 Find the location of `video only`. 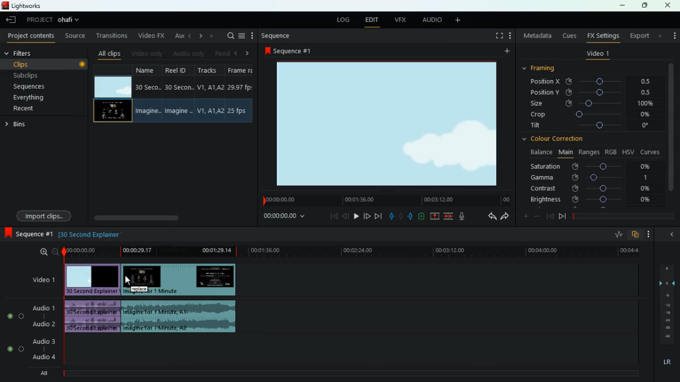

video only is located at coordinates (147, 53).